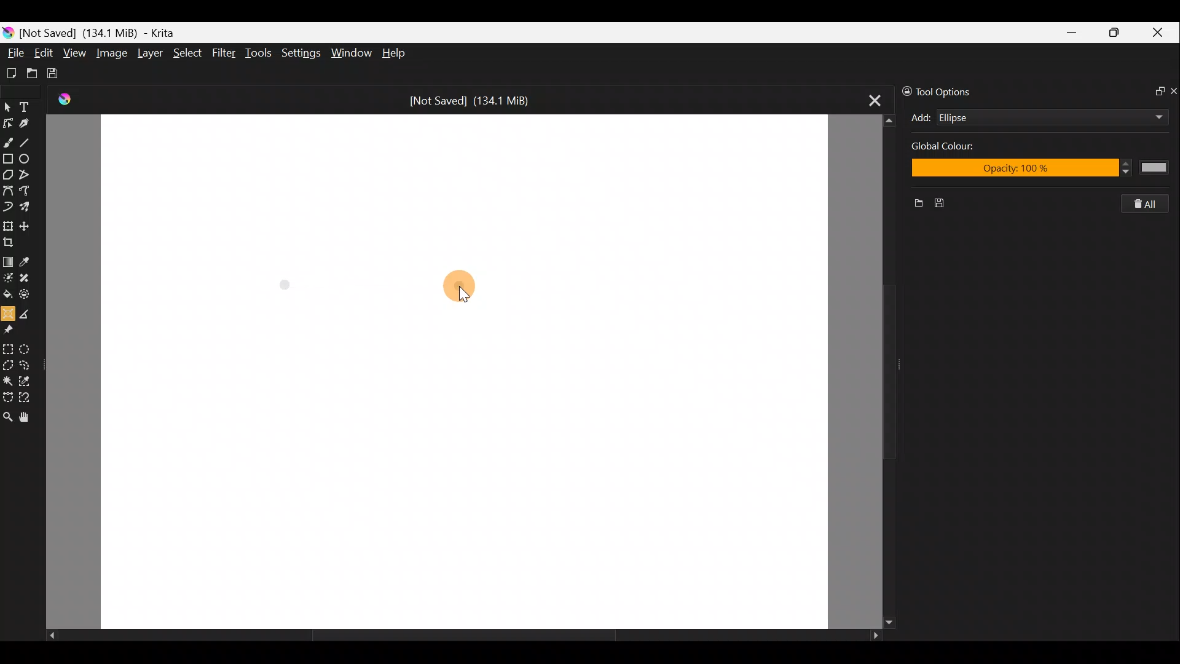  I want to click on Bezier curve selection tool, so click(7, 398).